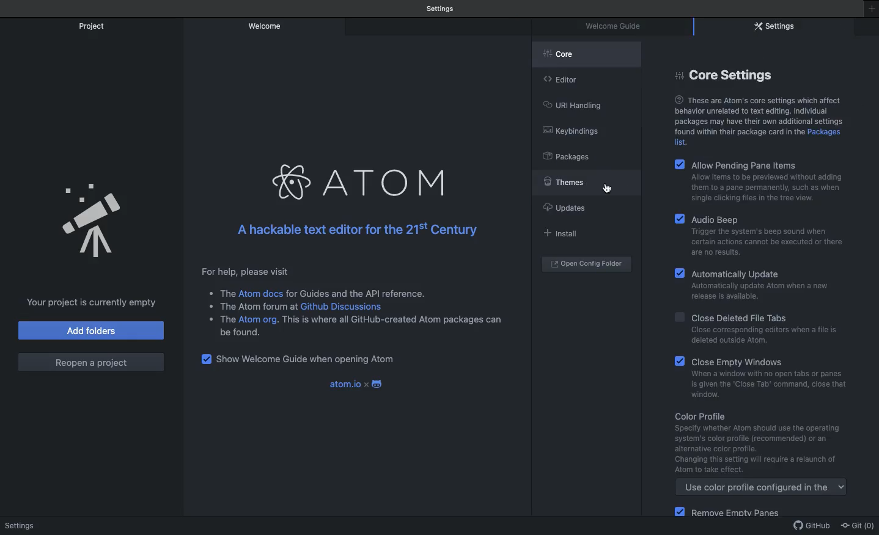 The image size is (879, 535). What do you see at coordinates (92, 361) in the screenshot?
I see `Reopen a project` at bounding box center [92, 361].